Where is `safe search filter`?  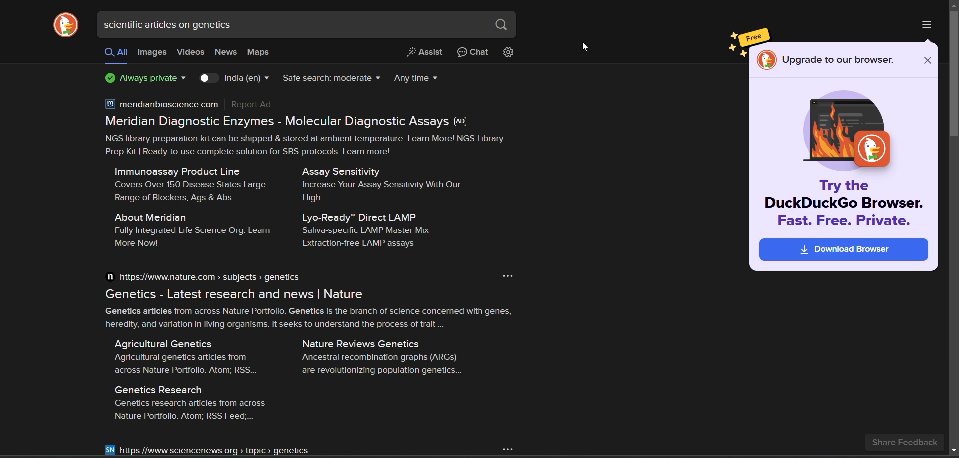 safe search filter is located at coordinates (331, 78).